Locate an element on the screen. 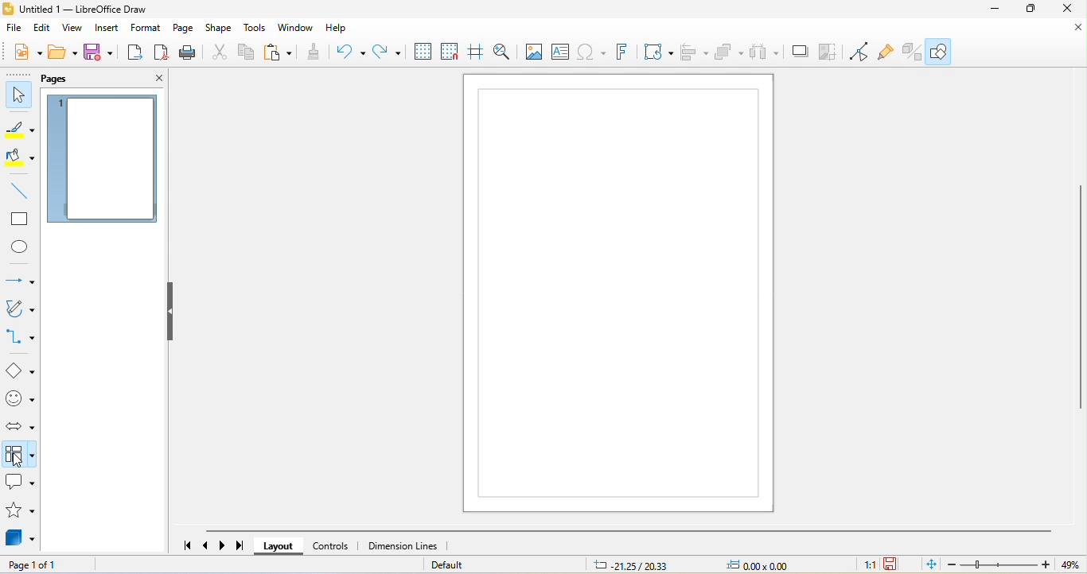  export is located at coordinates (134, 52).